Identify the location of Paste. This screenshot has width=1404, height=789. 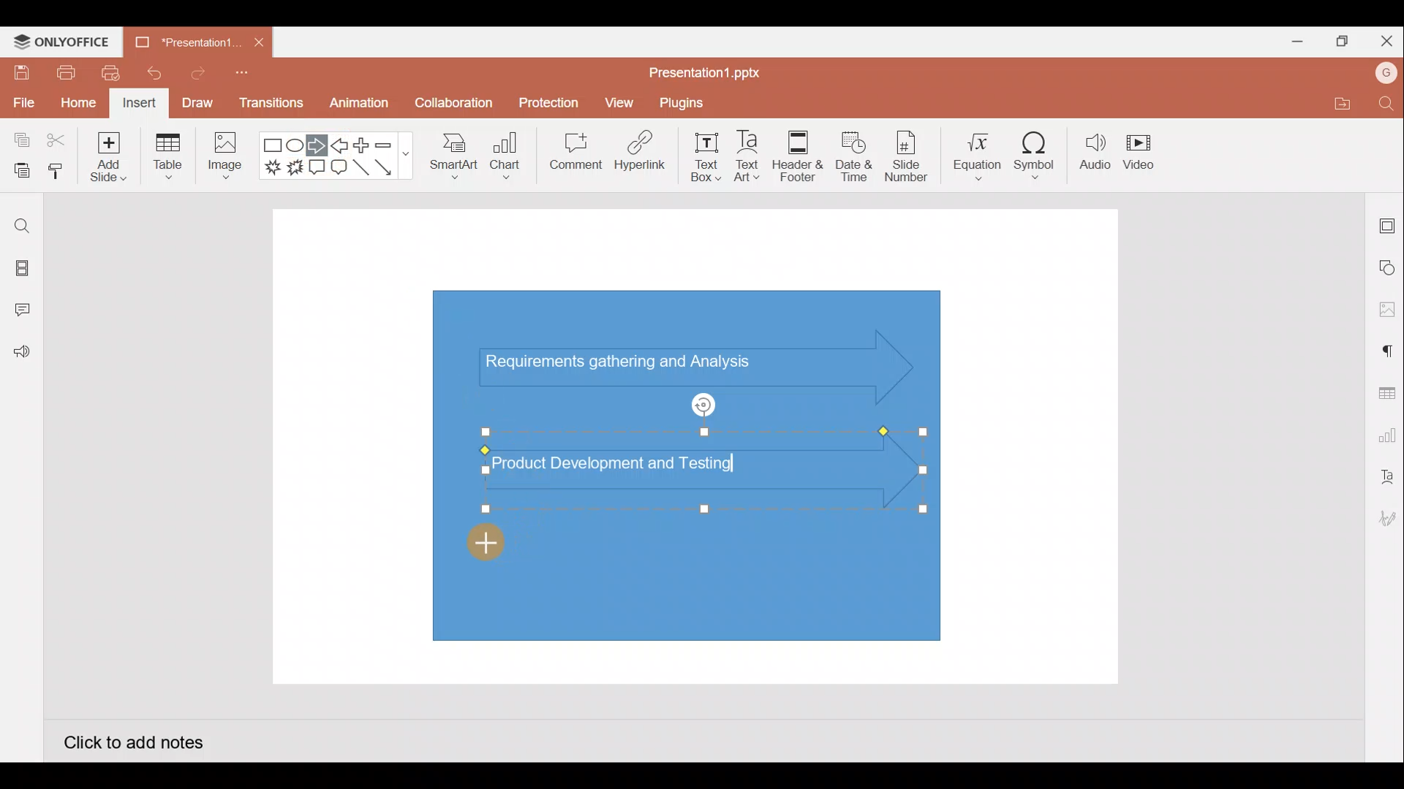
(18, 172).